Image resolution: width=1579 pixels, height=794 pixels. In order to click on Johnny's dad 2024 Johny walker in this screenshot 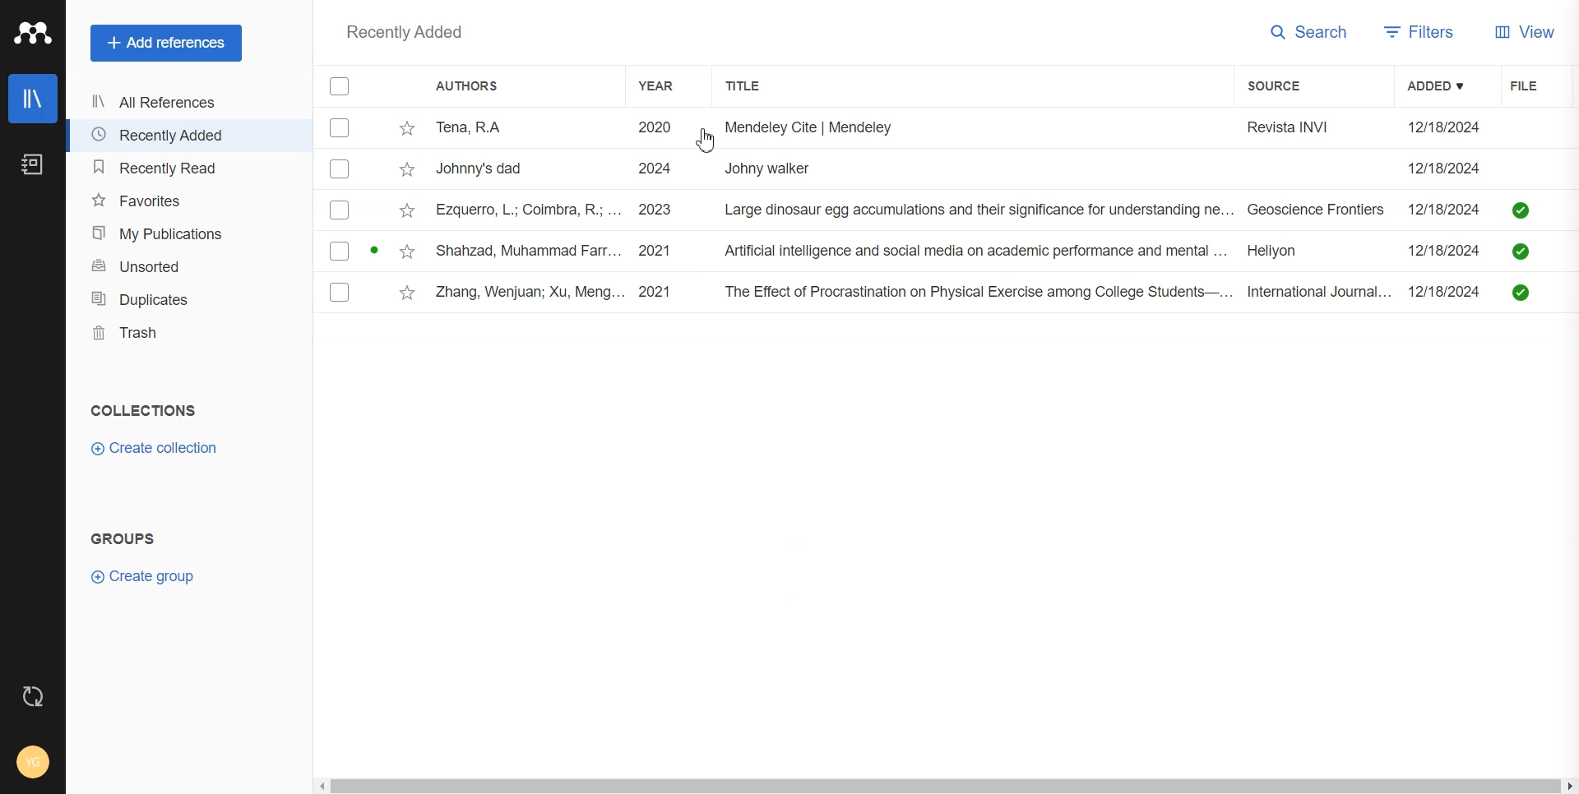, I will do `click(913, 171)`.